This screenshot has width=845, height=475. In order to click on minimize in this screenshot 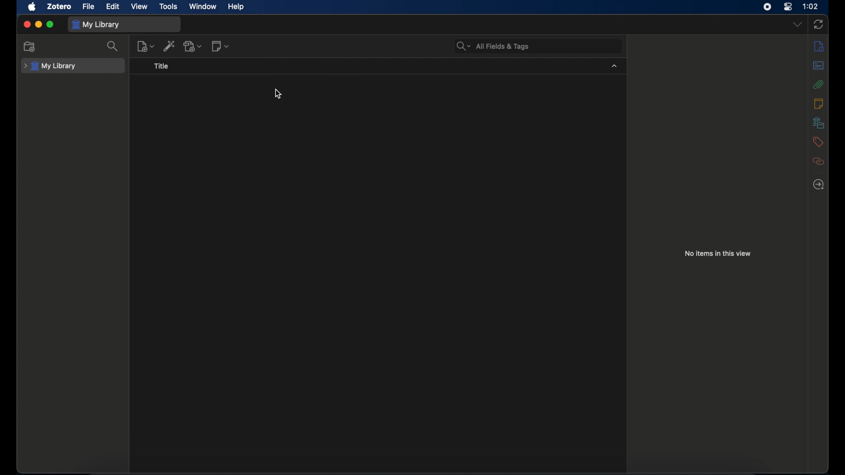, I will do `click(39, 25)`.